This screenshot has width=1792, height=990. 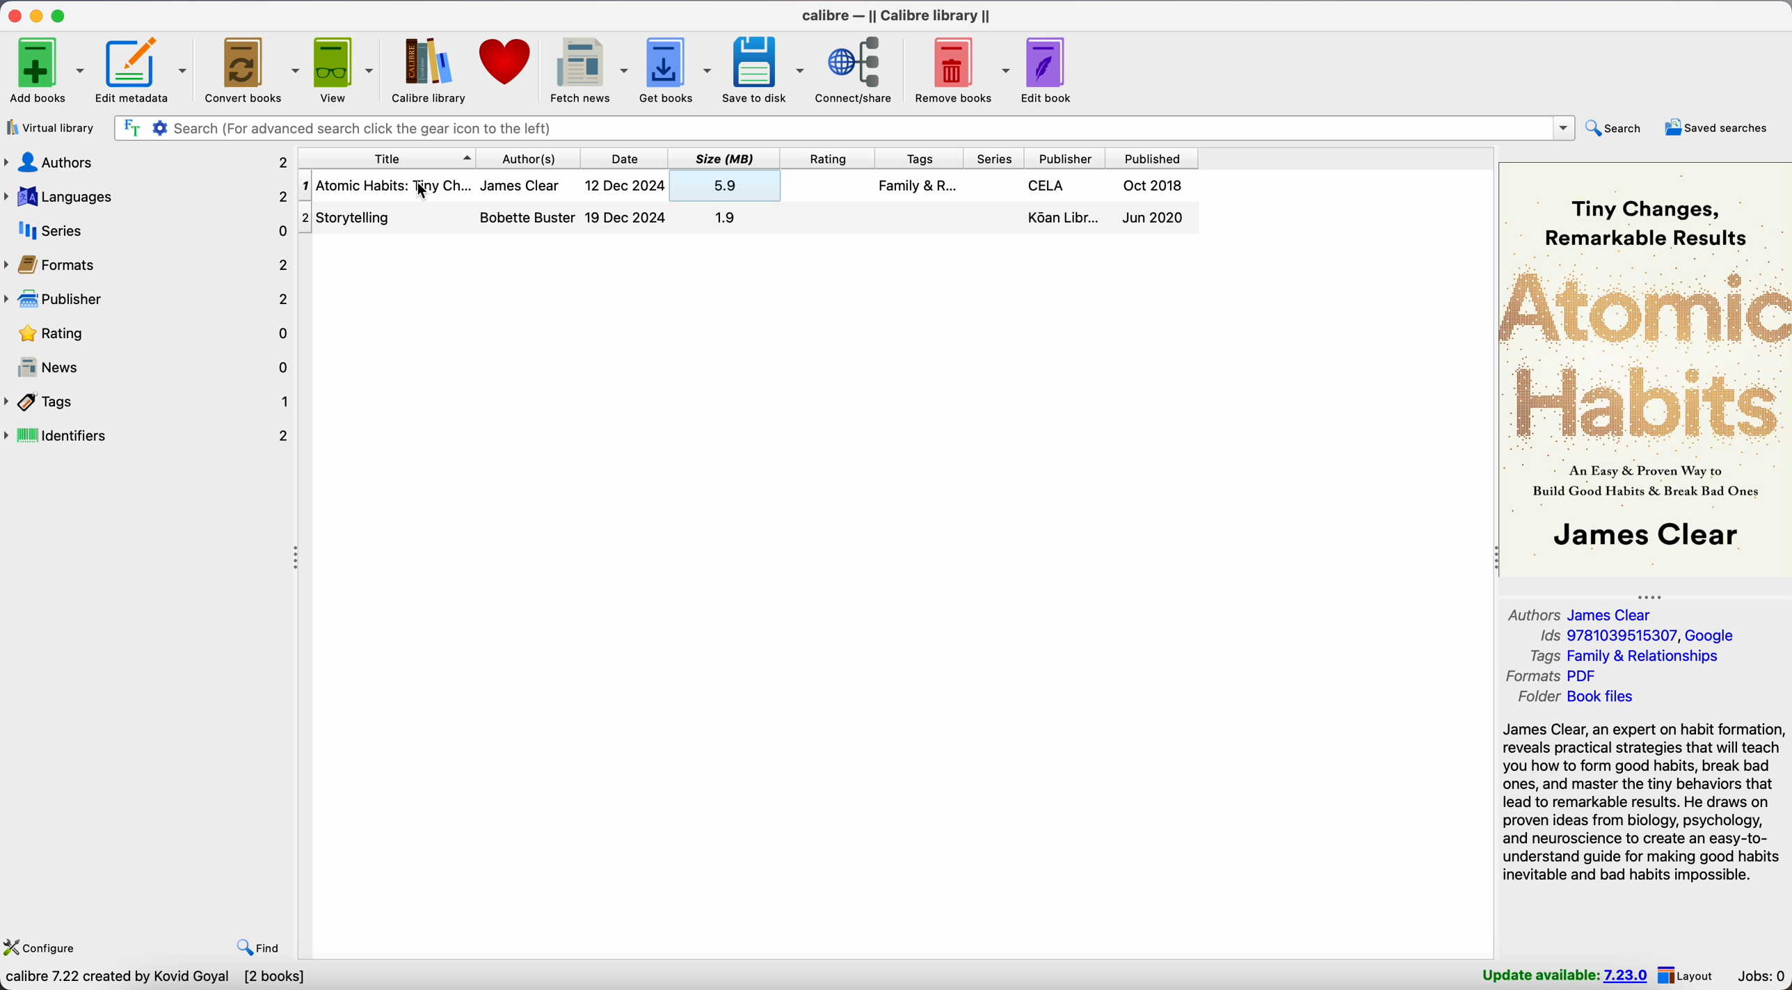 What do you see at coordinates (386, 157) in the screenshot?
I see `title` at bounding box center [386, 157].